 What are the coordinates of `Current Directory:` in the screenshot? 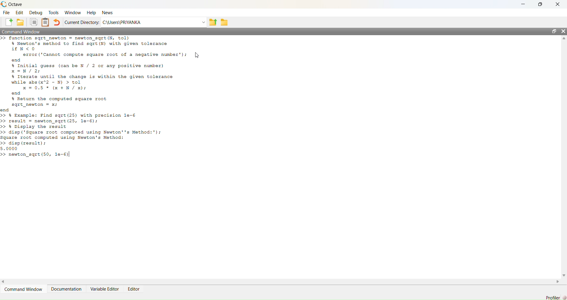 It's located at (83, 22).